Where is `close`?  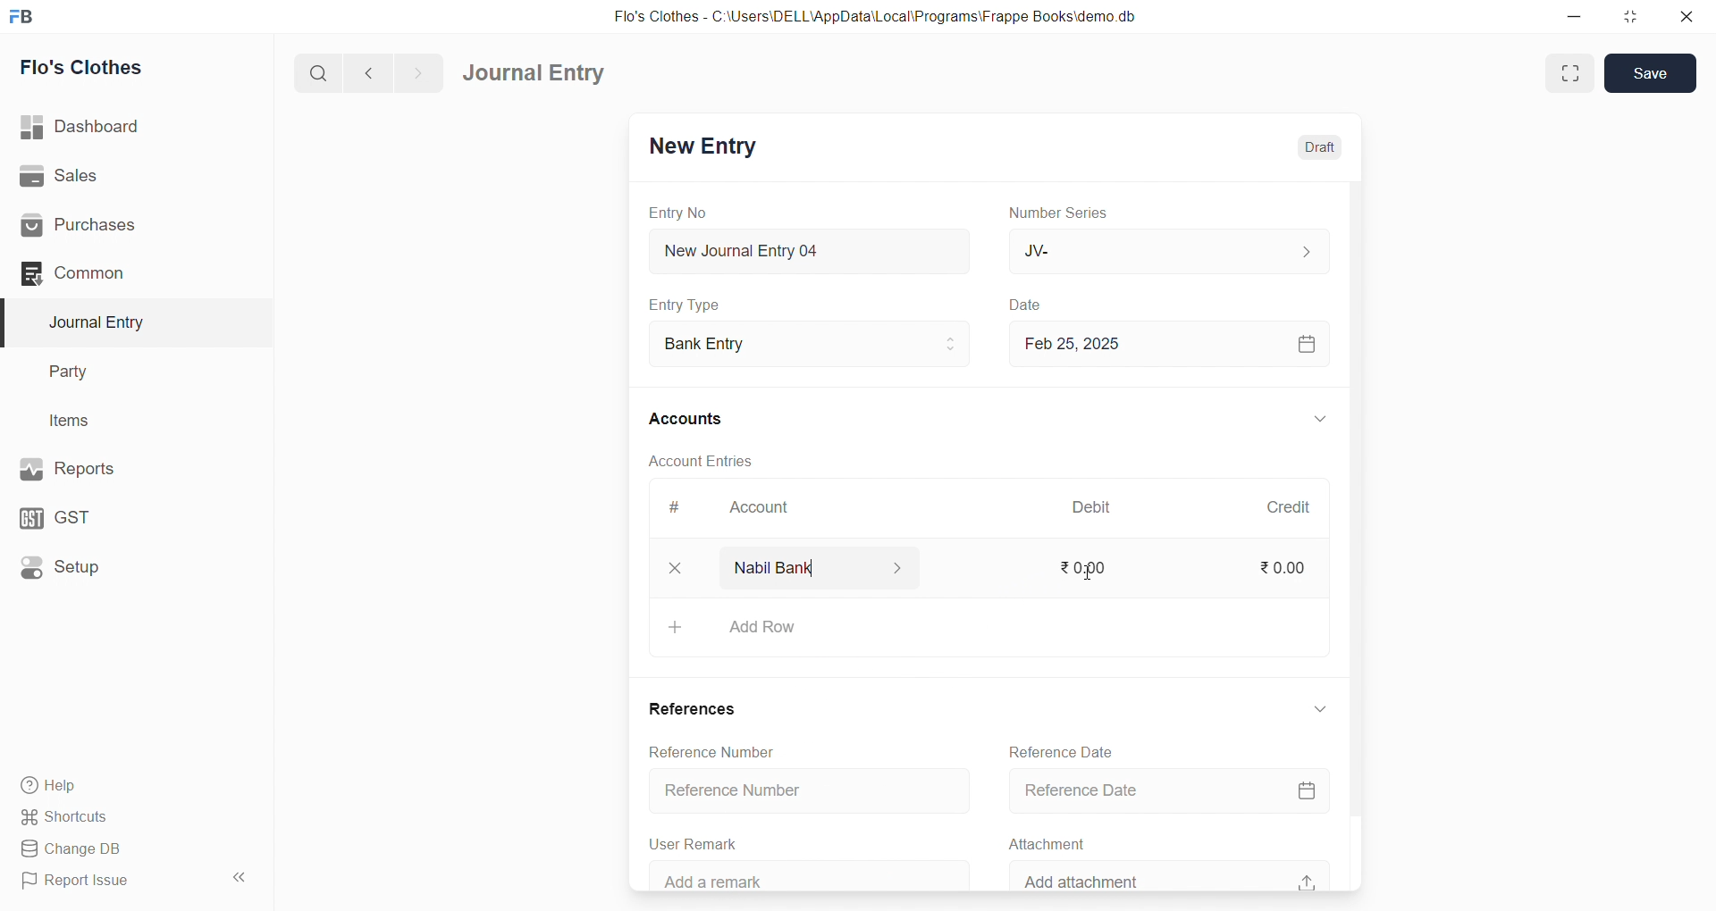 close is located at coordinates (1679, 16).